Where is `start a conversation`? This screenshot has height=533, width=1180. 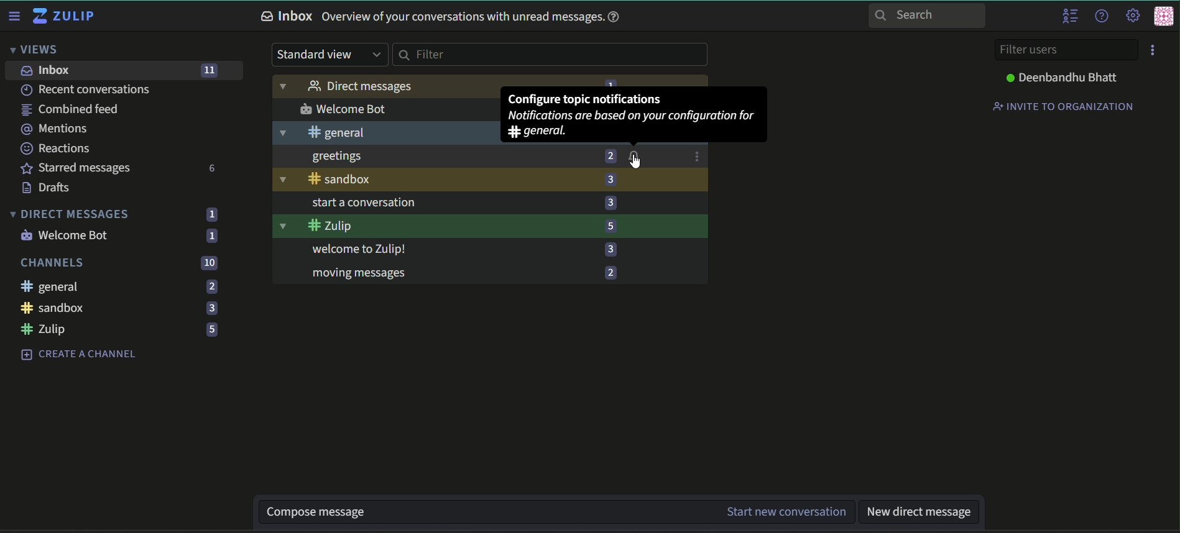
start a conversation is located at coordinates (448, 202).